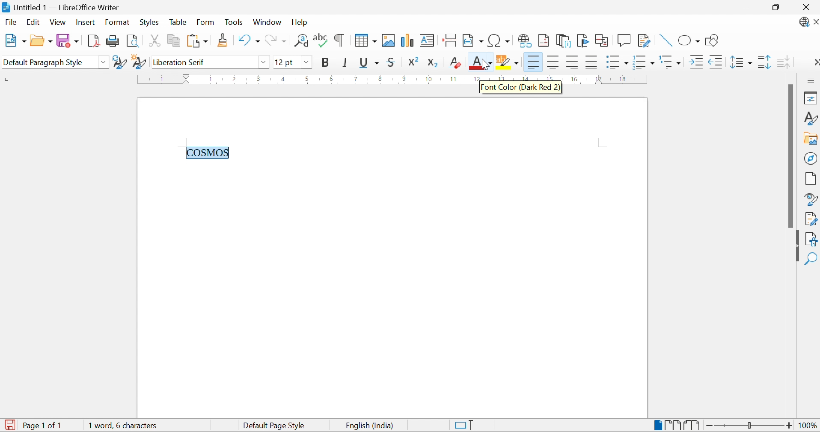 This screenshot has height=432, width=820. I want to click on Align Center, so click(555, 63).